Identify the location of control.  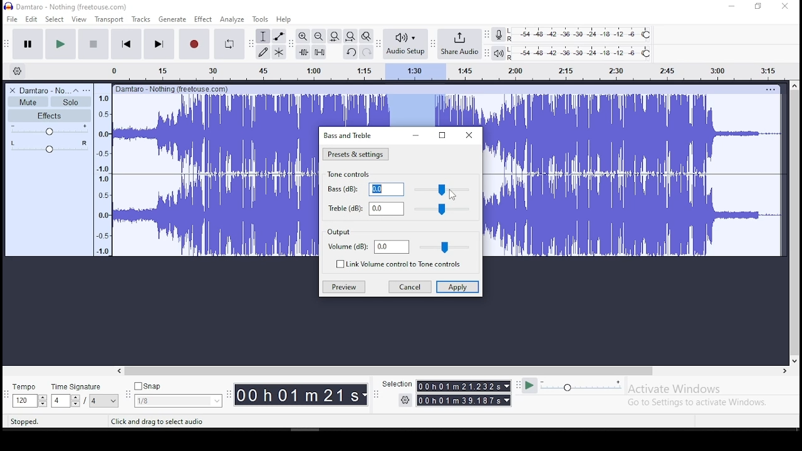
(444, 210).